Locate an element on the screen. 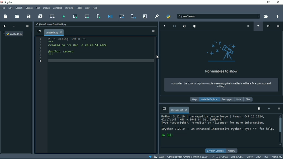 Image resolution: width=283 pixels, height=159 pixels. Plots is located at coordinates (239, 100).